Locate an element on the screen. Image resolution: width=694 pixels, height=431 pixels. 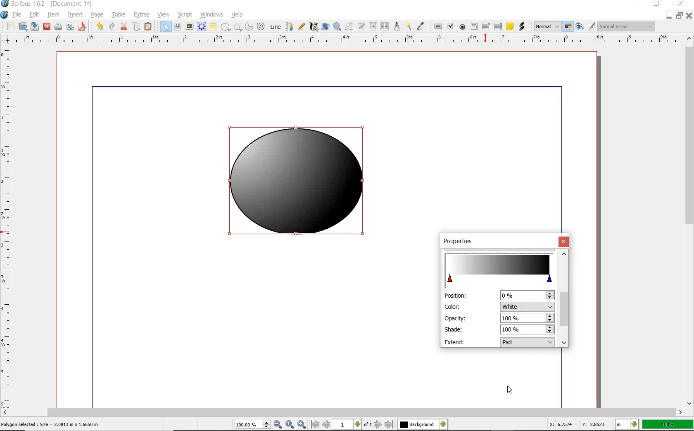
last is located at coordinates (388, 425).